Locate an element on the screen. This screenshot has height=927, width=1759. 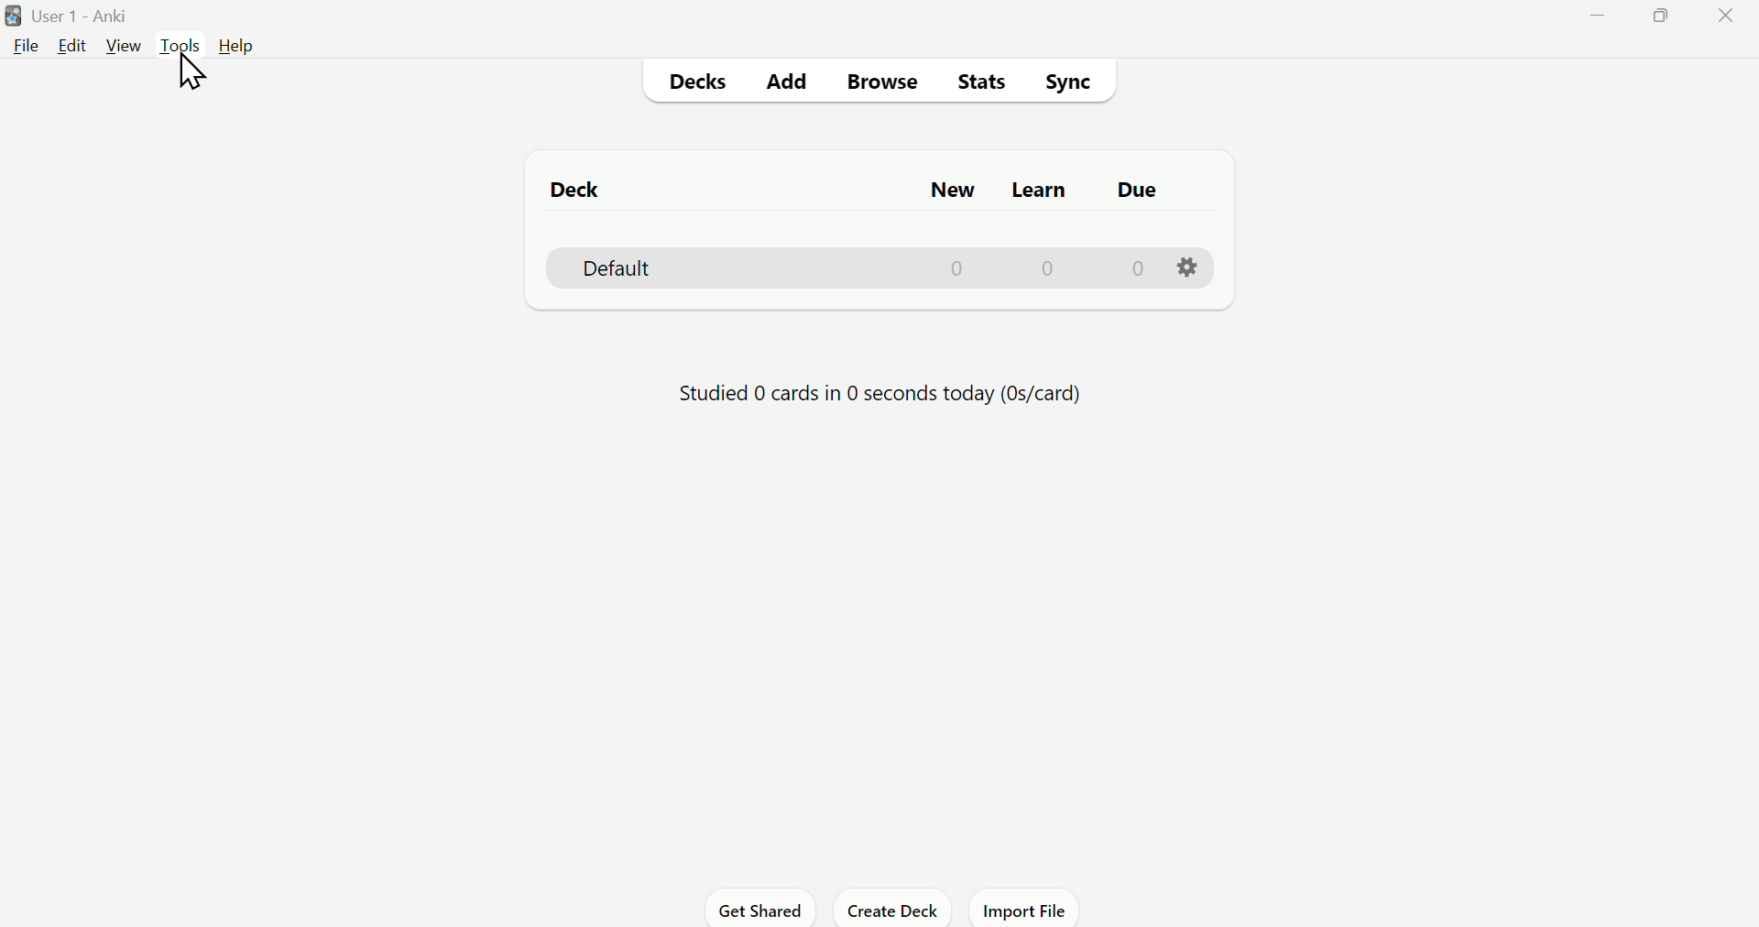
Create is located at coordinates (896, 909).